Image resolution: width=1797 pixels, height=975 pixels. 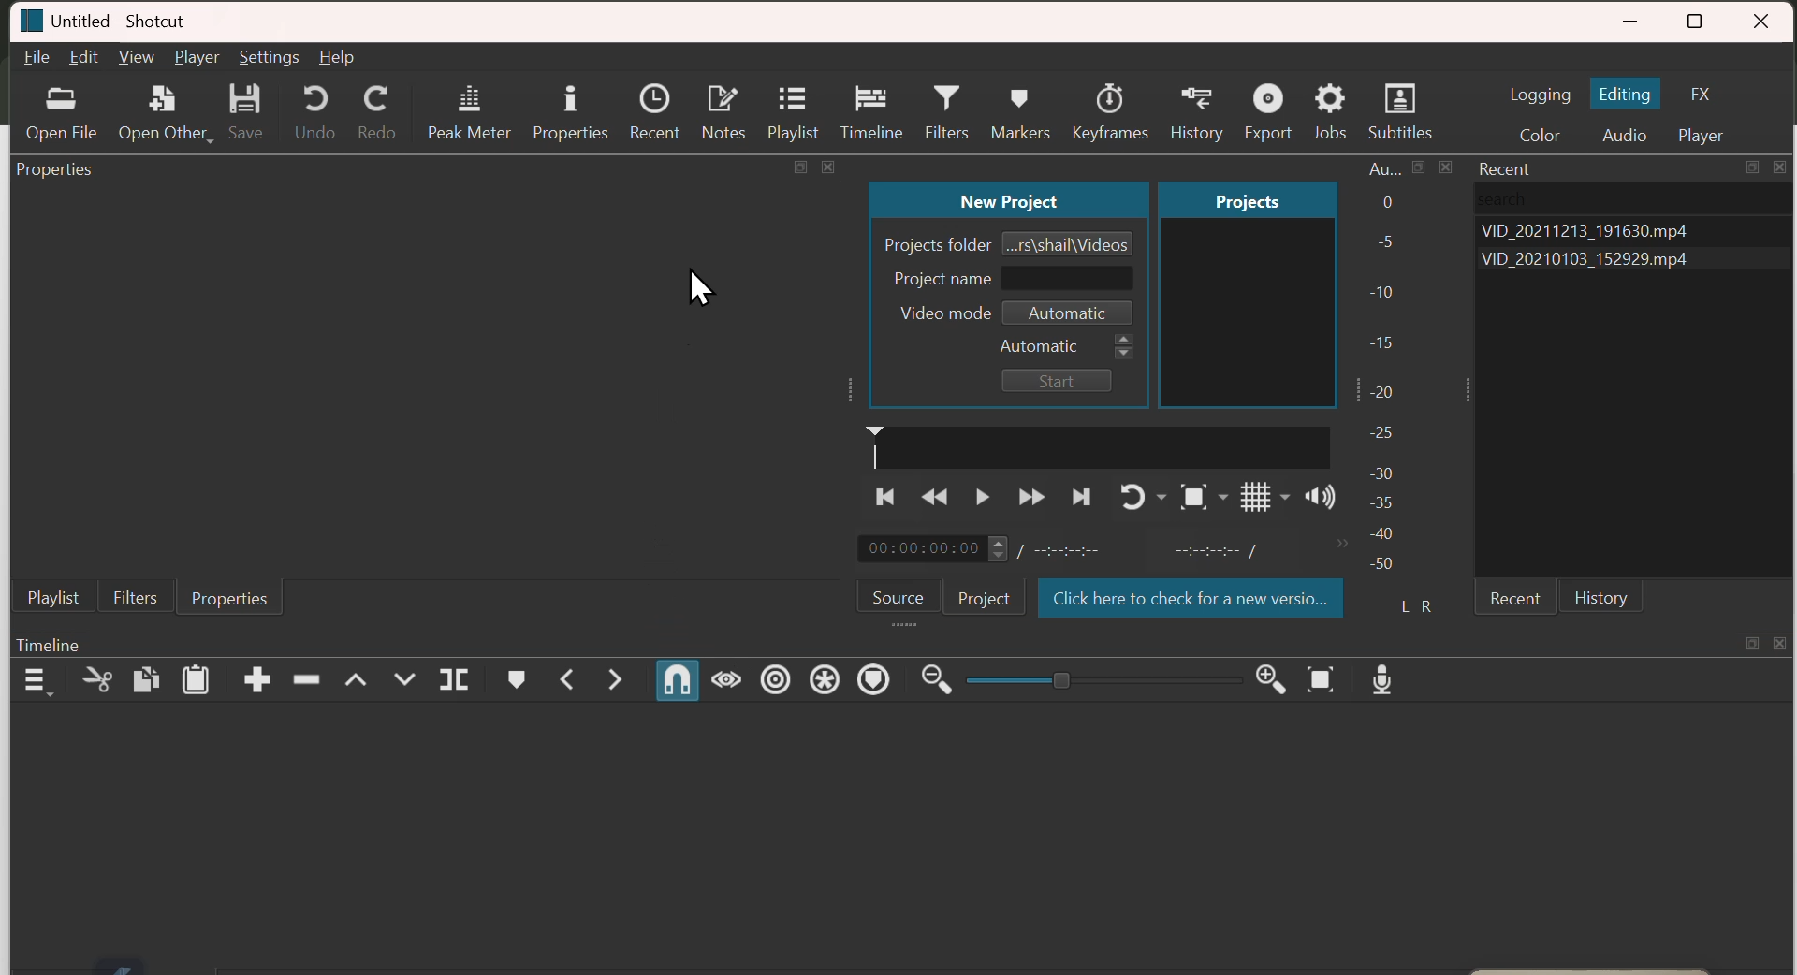 What do you see at coordinates (1624, 130) in the screenshot?
I see `Audio` at bounding box center [1624, 130].